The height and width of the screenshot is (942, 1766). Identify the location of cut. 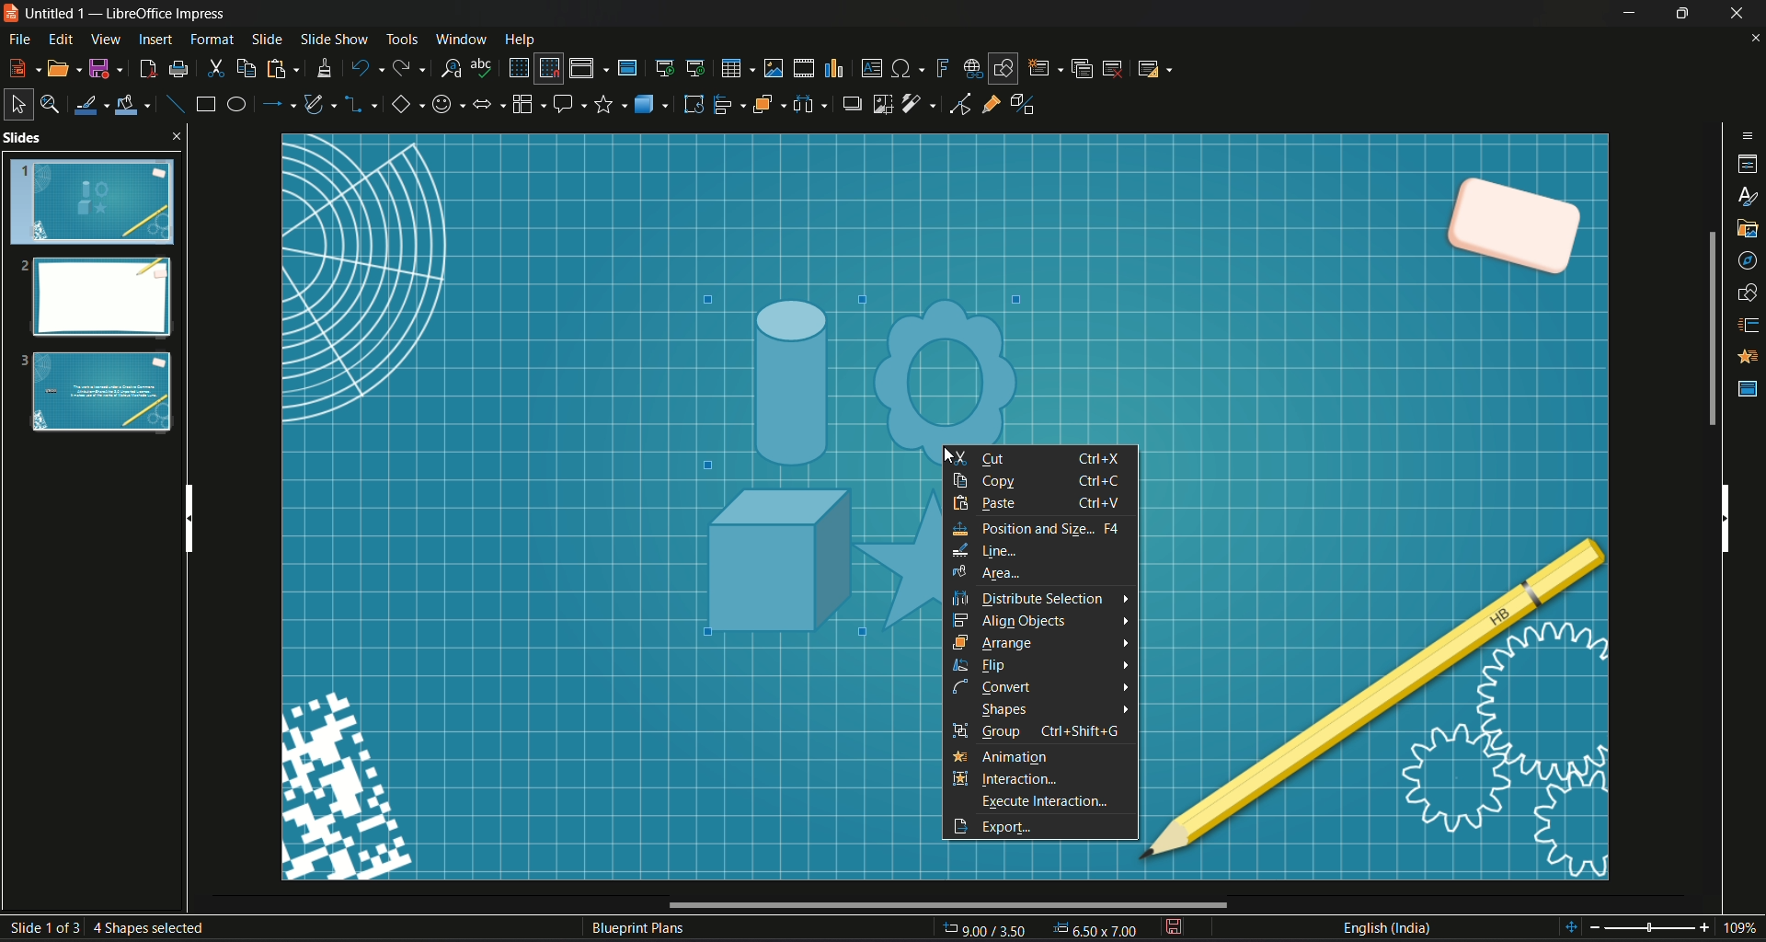
(1039, 457).